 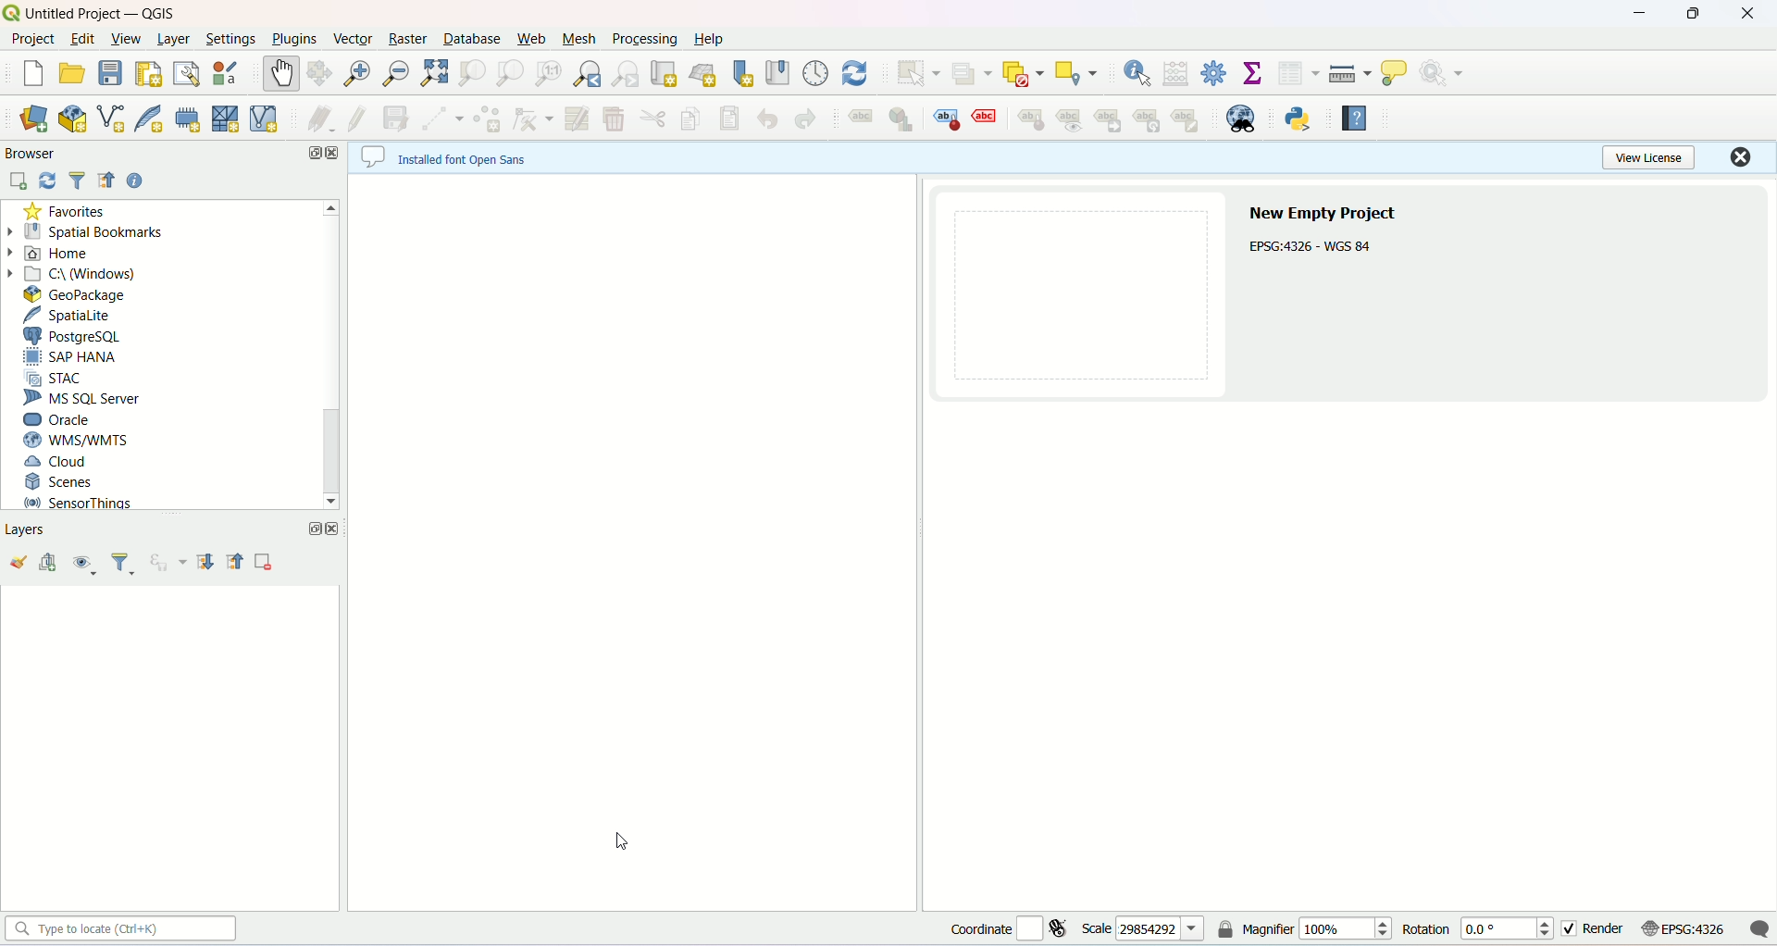 What do you see at coordinates (1737, 157) in the screenshot?
I see `close` at bounding box center [1737, 157].